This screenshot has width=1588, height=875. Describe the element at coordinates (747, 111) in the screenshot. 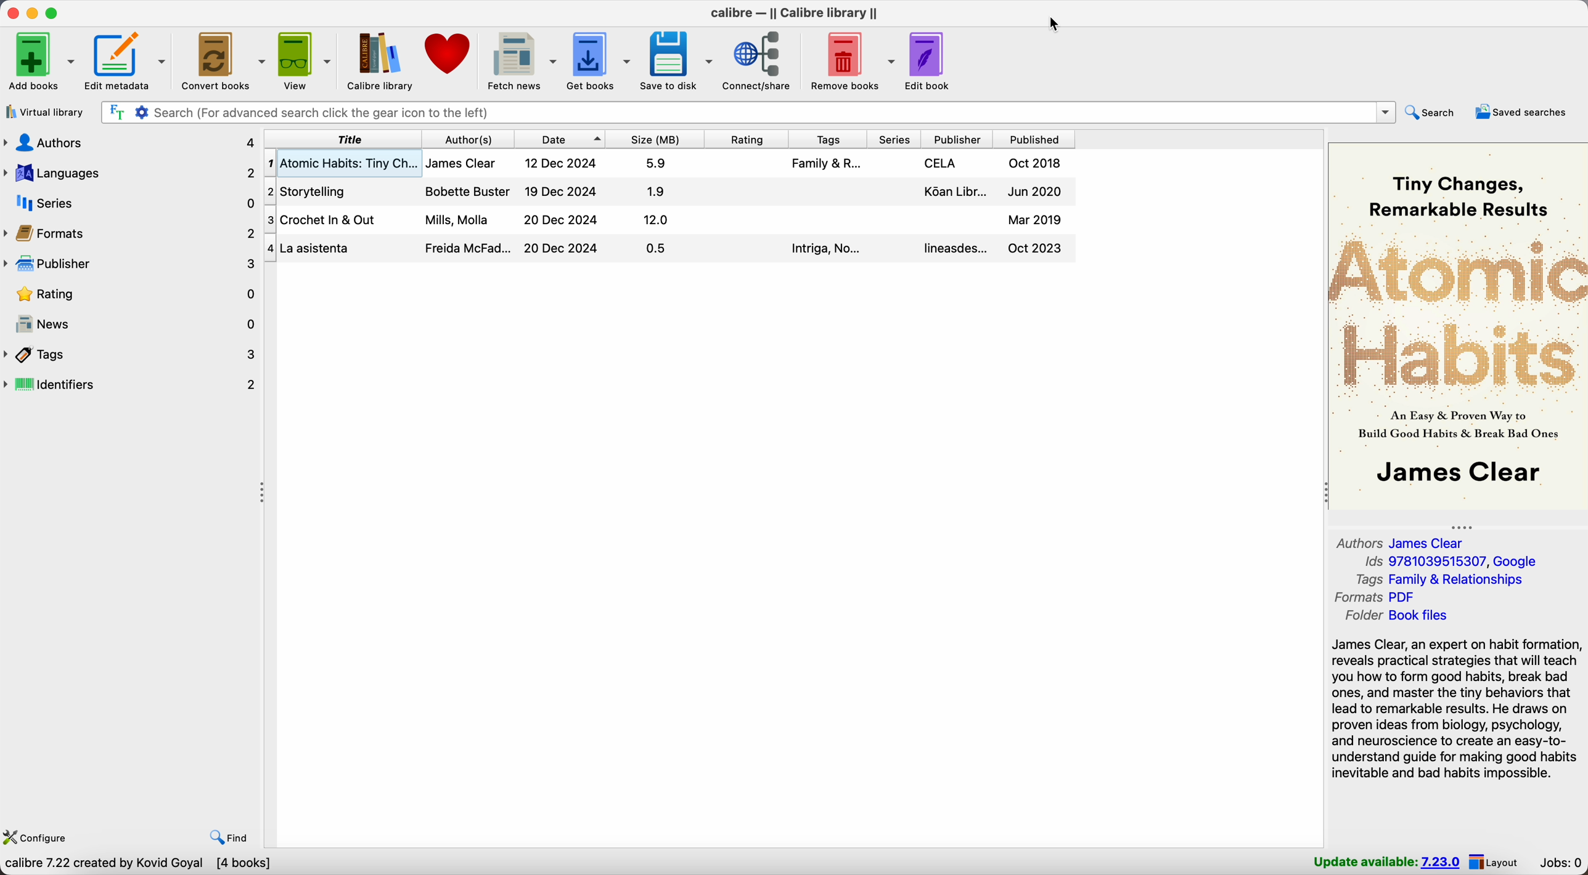

I see `search bar` at that location.